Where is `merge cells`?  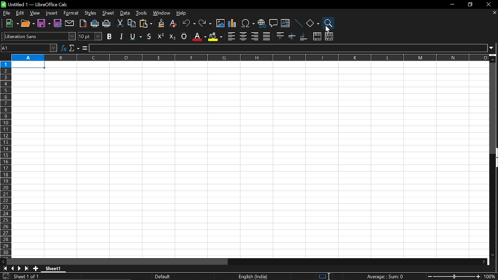
merge cells is located at coordinates (317, 37).